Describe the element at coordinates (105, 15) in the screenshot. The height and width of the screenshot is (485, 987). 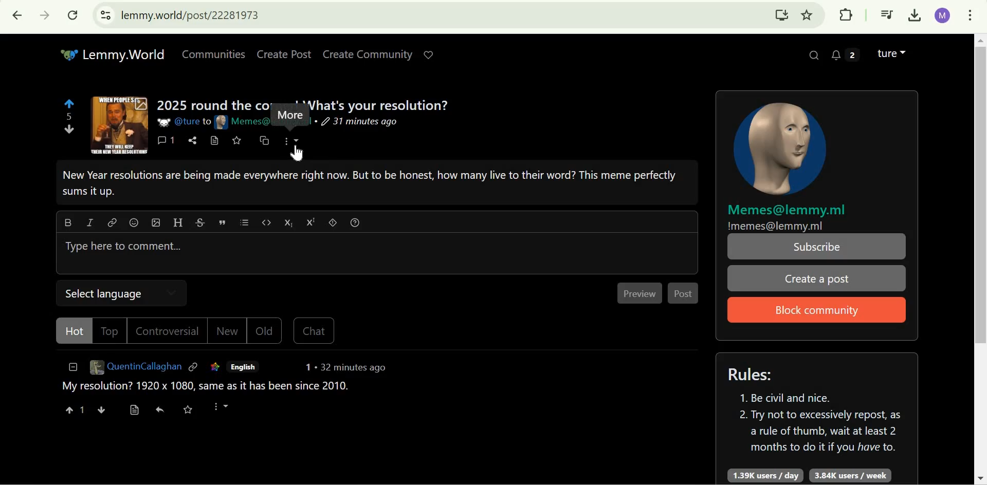
I see `View site information` at that location.